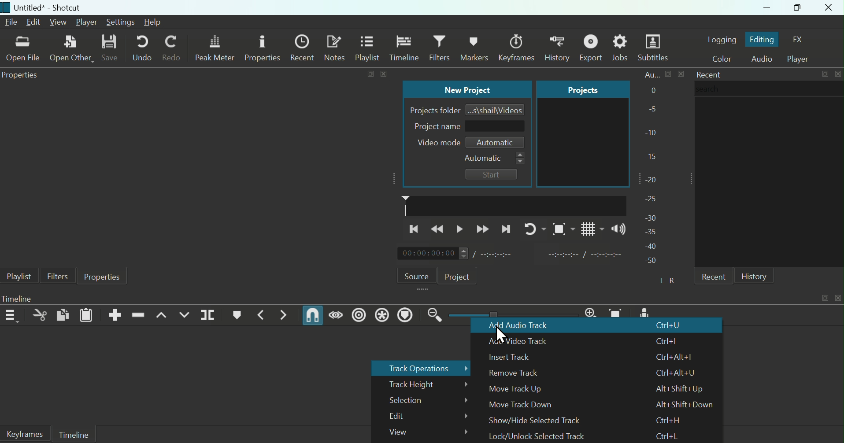 This screenshot has width=844, height=443. I want to click on Show/Hide Selected Track, so click(536, 420).